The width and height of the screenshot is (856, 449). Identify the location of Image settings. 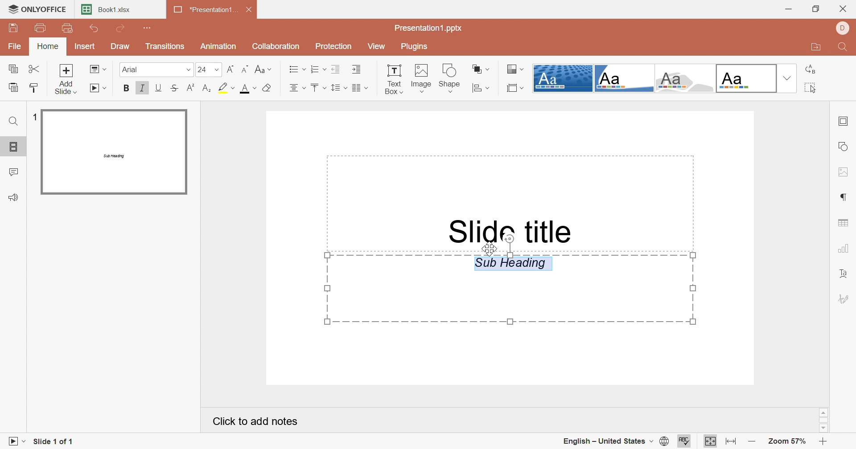
(842, 172).